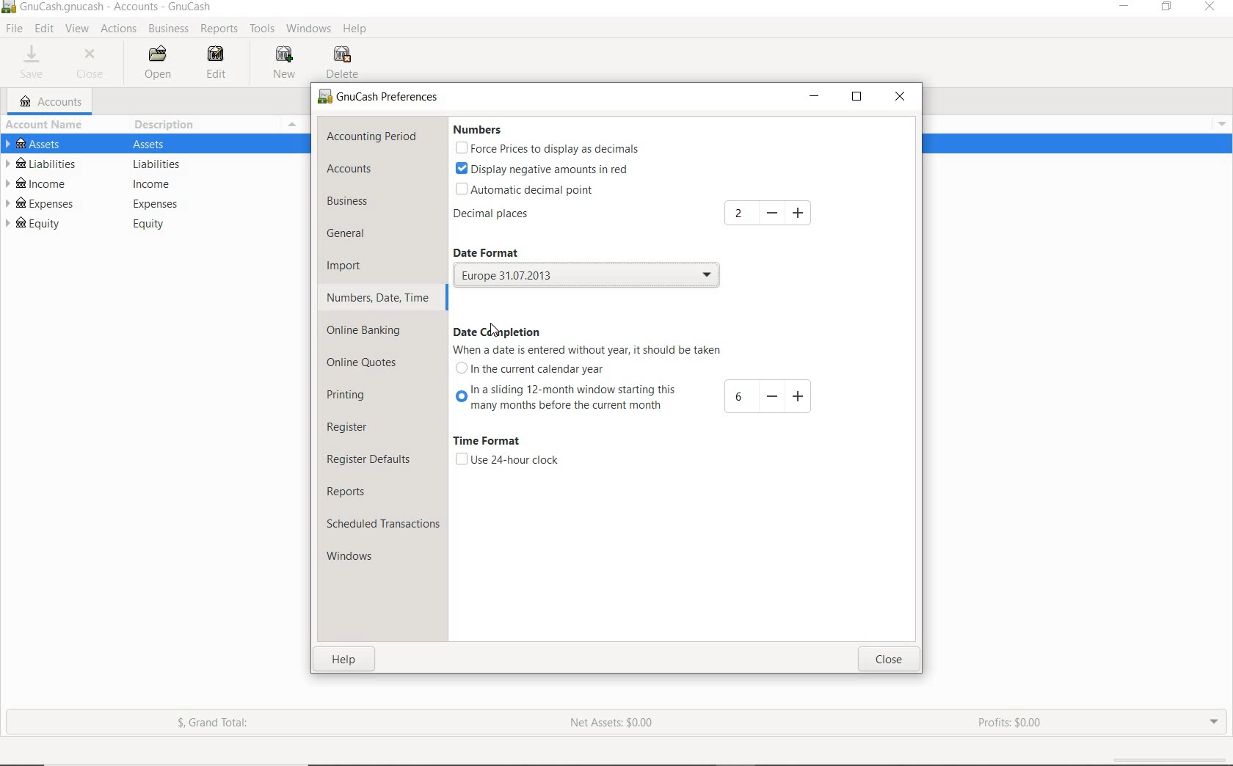  Describe the element at coordinates (363, 492) in the screenshot. I see `reports` at that location.